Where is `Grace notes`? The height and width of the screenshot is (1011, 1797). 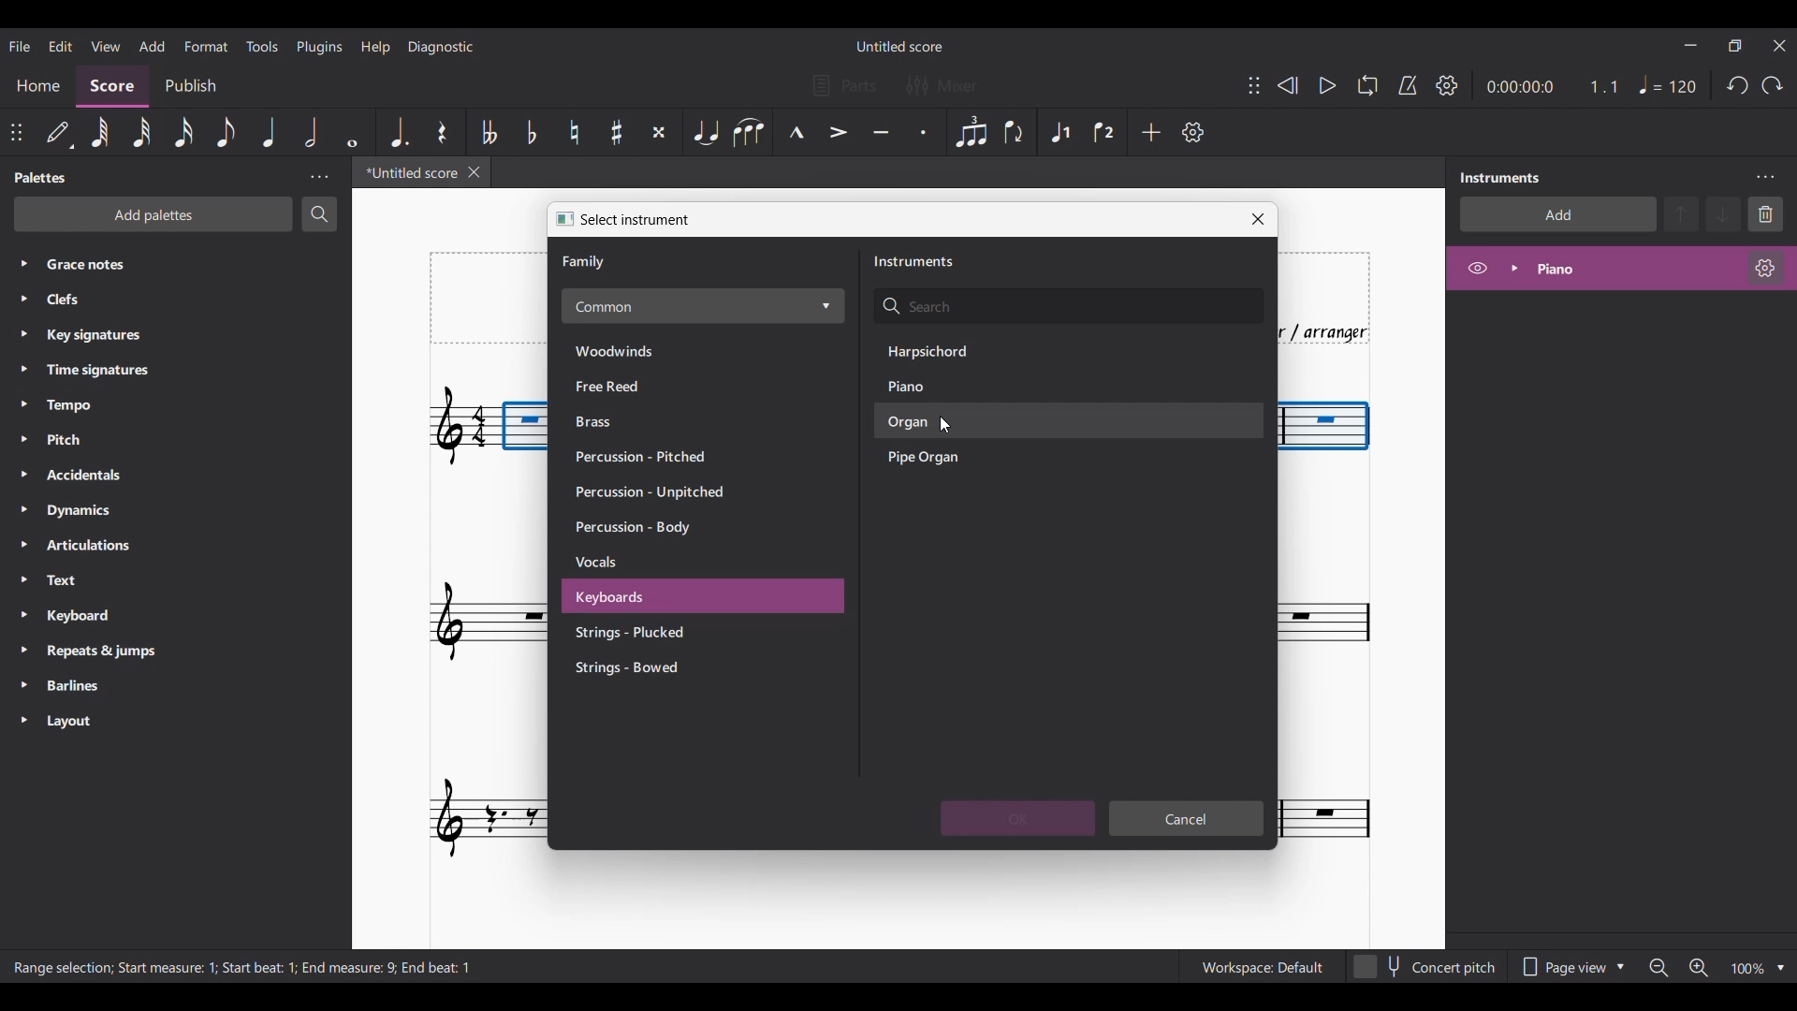 Grace notes is located at coordinates (189, 262).